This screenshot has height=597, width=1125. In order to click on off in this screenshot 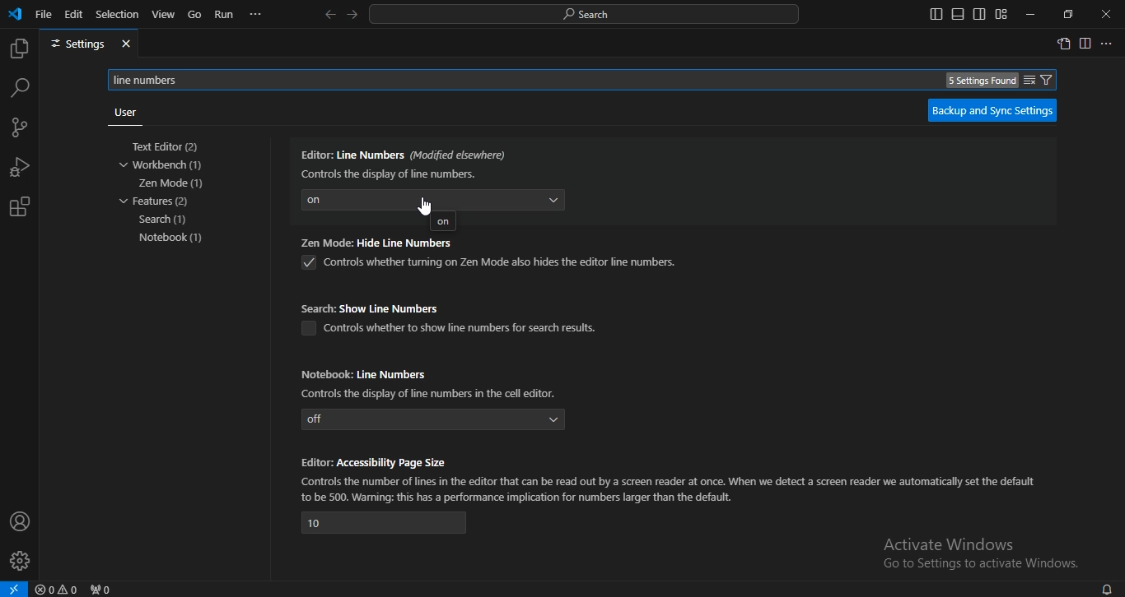, I will do `click(434, 419)`.